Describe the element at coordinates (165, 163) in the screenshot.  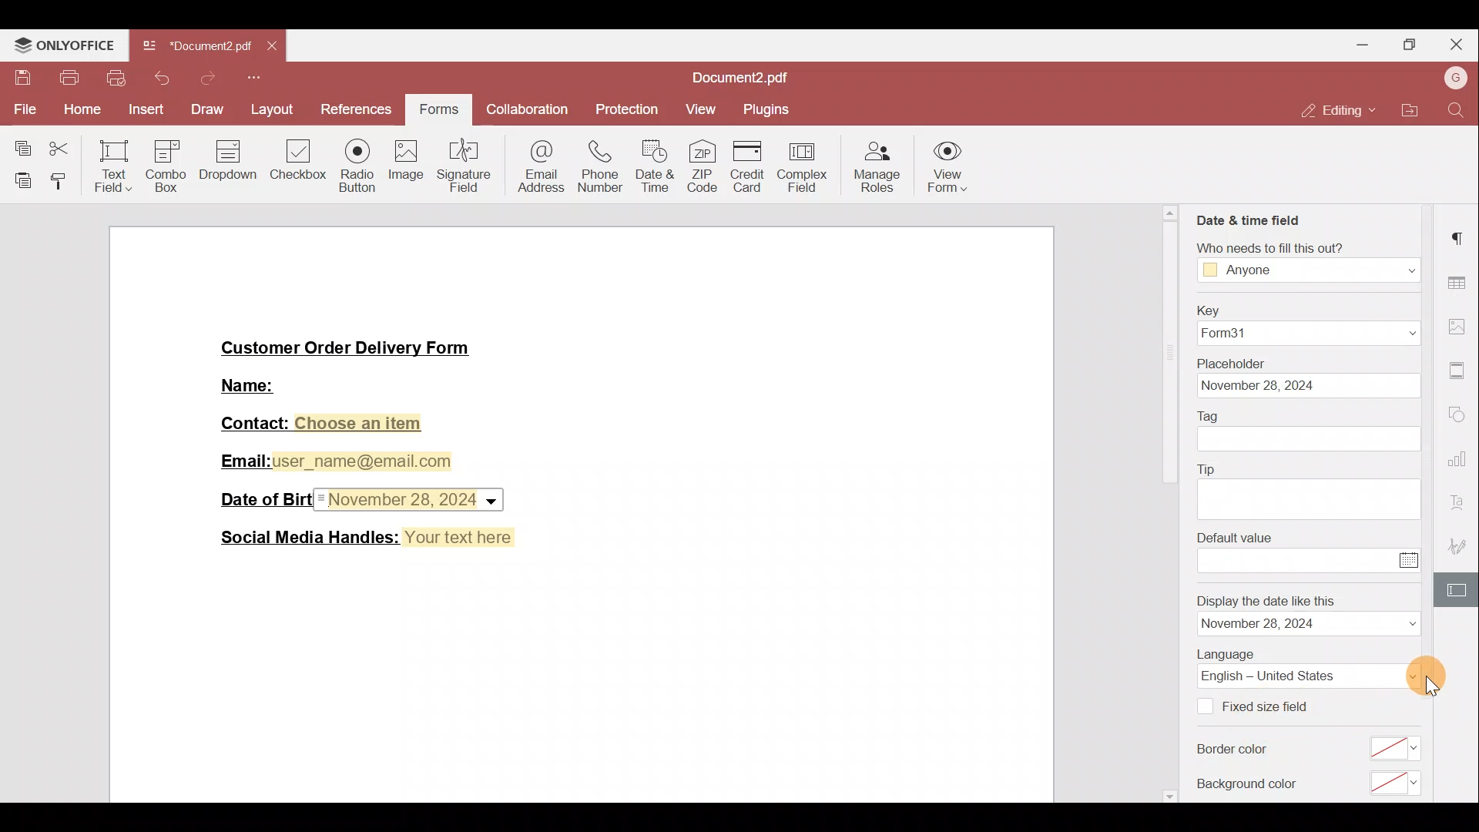
I see `Combo box` at that location.